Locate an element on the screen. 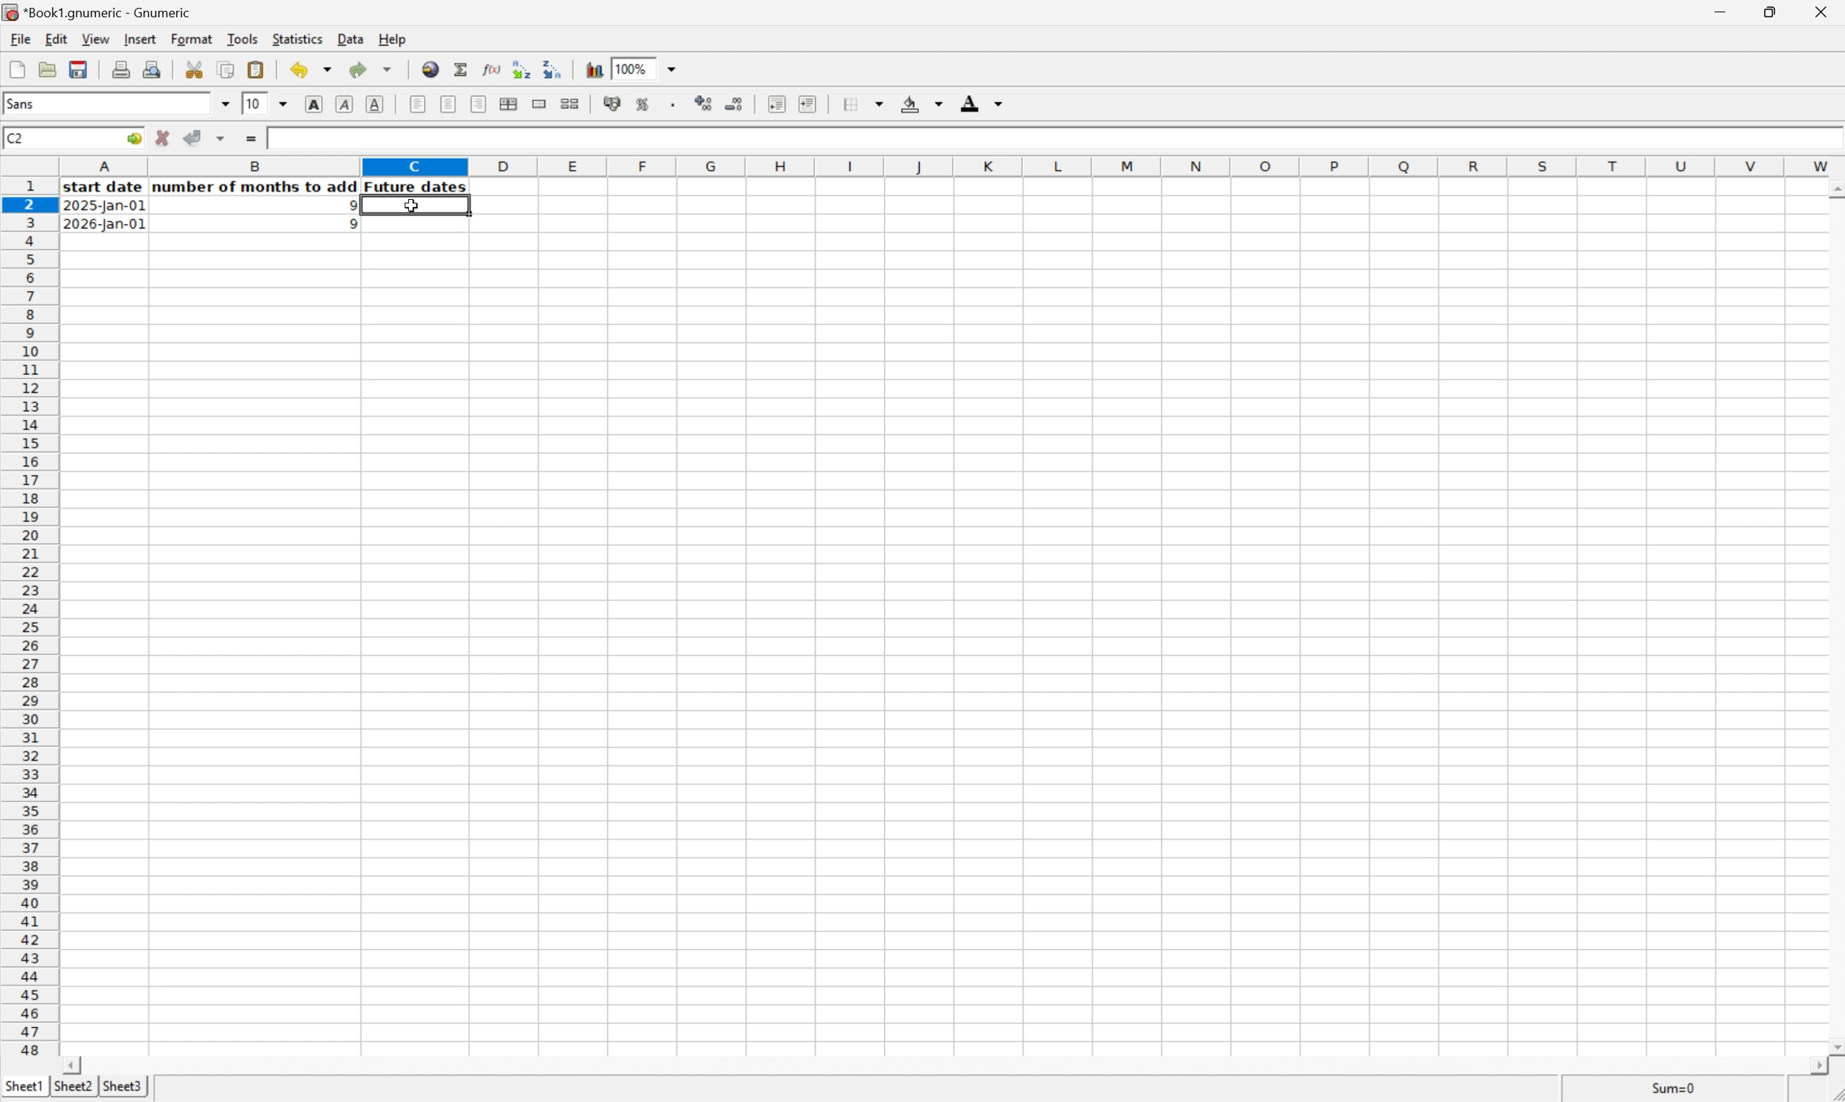  Insert a hyperlink is located at coordinates (431, 68).